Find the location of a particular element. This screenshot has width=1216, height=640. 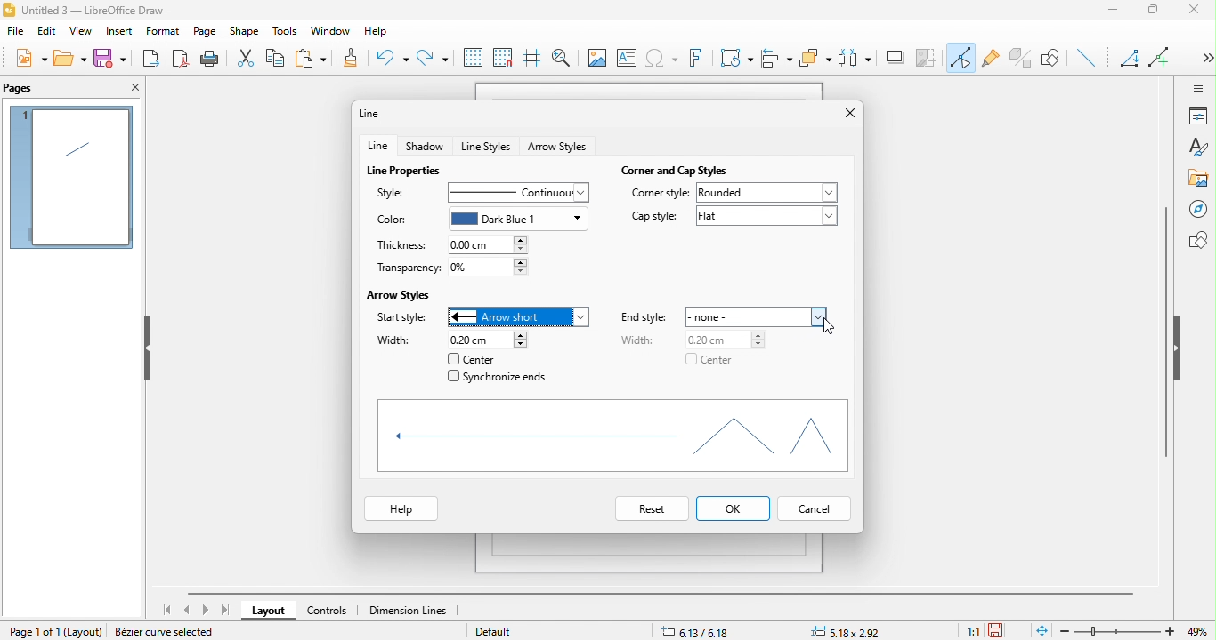

undo is located at coordinates (393, 60).